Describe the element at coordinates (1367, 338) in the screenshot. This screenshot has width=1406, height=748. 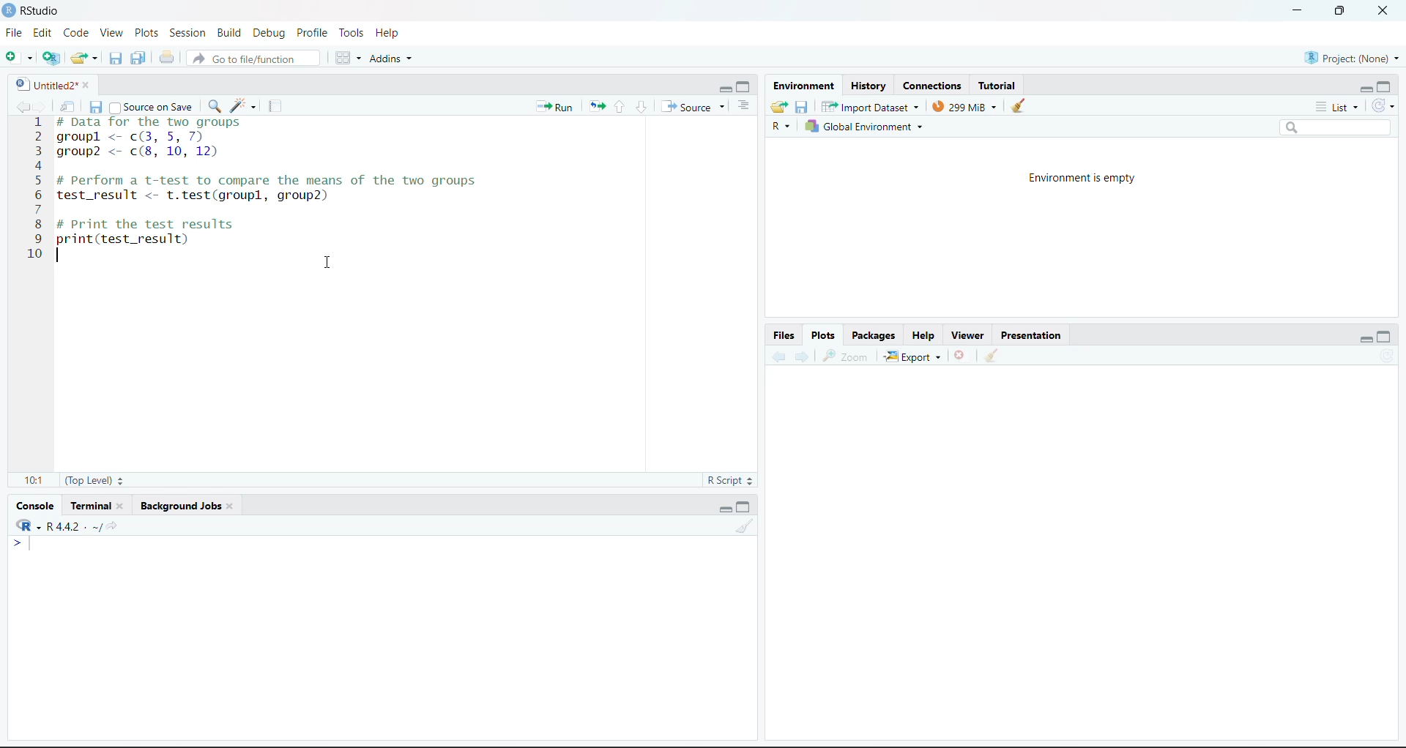
I see `minimize` at that location.